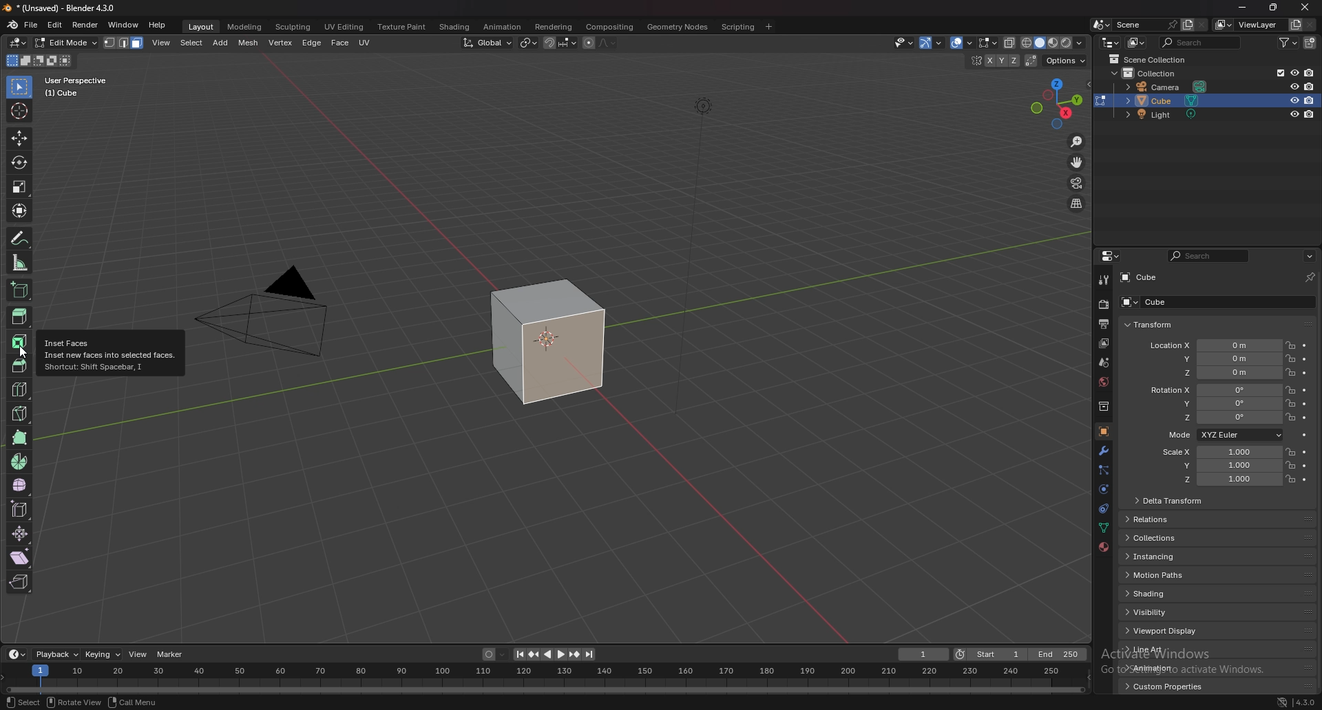  What do you see at coordinates (280, 43) in the screenshot?
I see `vertex` at bounding box center [280, 43].